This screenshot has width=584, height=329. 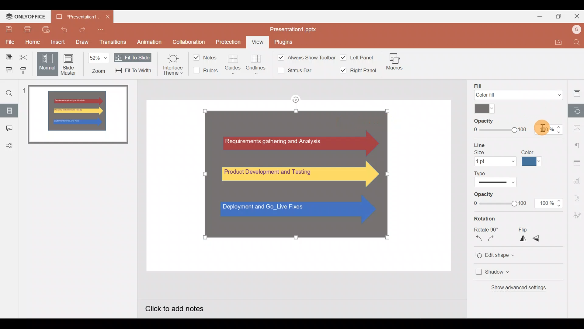 I want to click on Flip, so click(x=526, y=230).